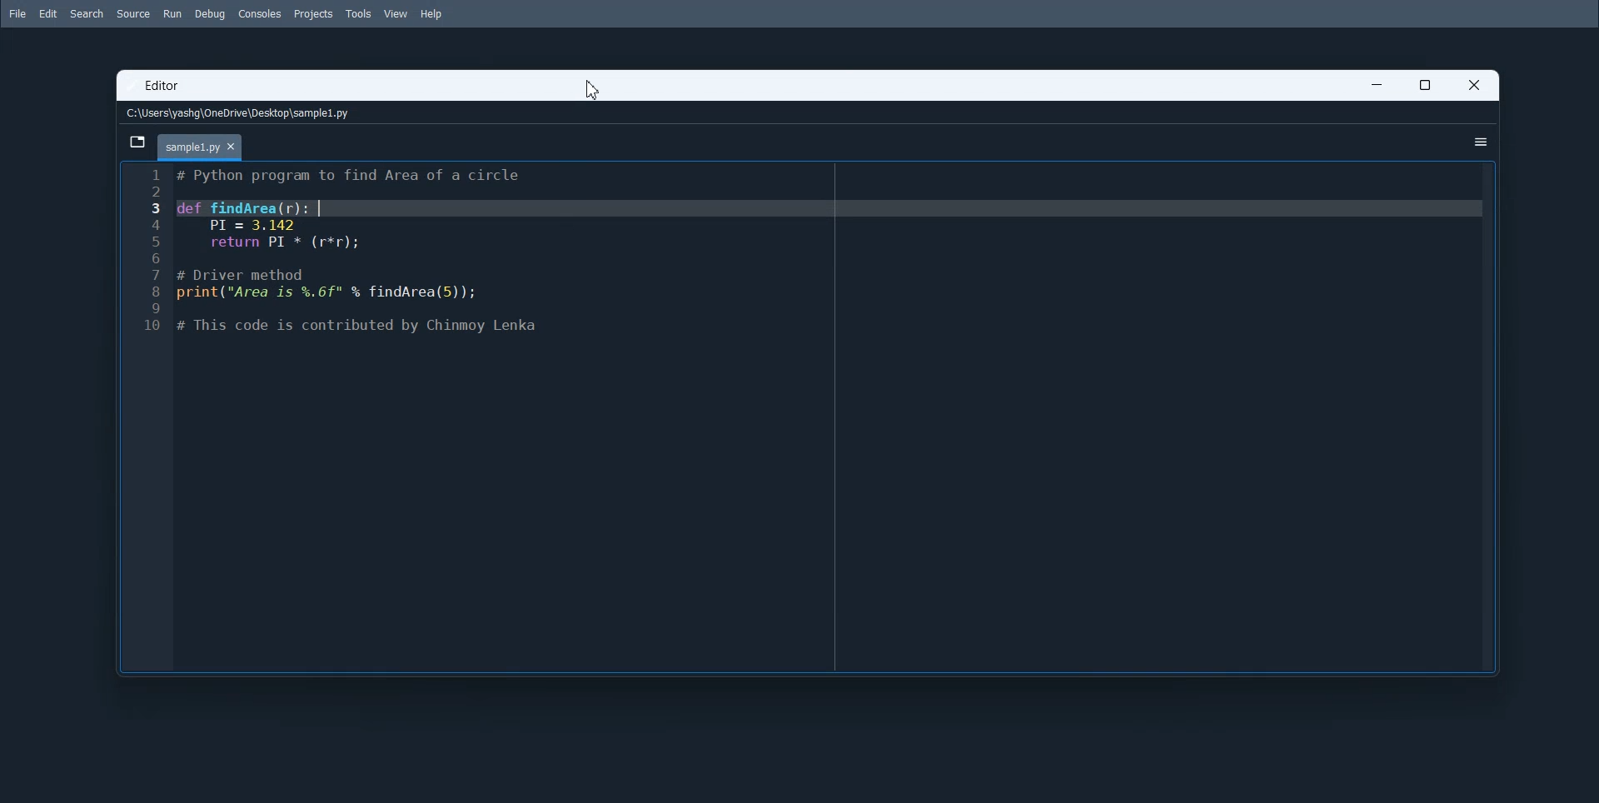 Image resolution: width=1599 pixels, height=803 pixels. Describe the element at coordinates (147, 416) in the screenshot. I see `Line number` at that location.